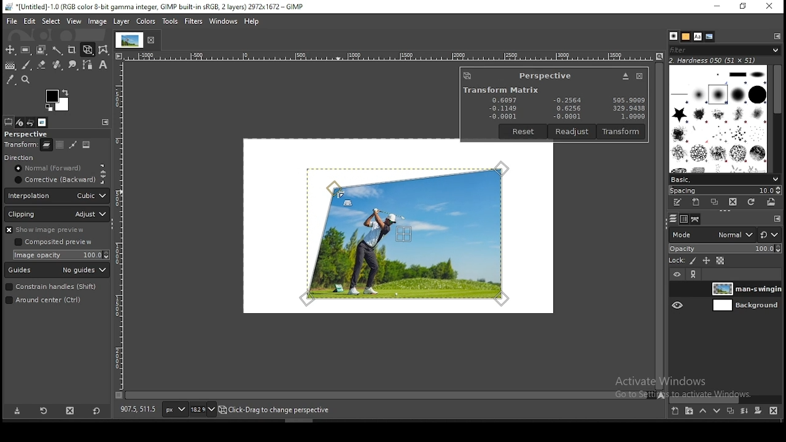 The image size is (786, 442). I want to click on create a new brush, so click(695, 203).